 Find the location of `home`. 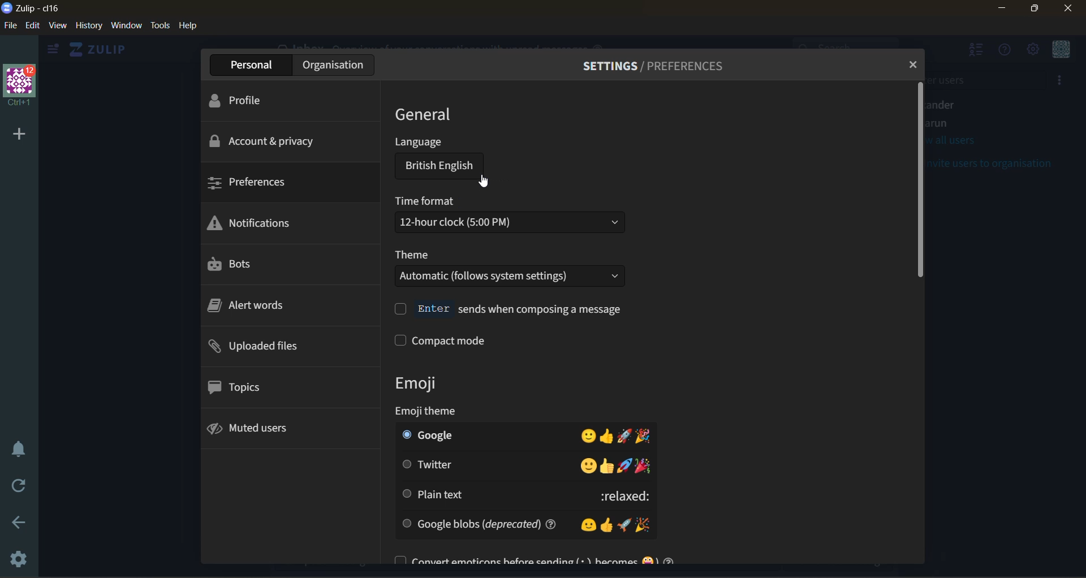

home is located at coordinates (104, 50).